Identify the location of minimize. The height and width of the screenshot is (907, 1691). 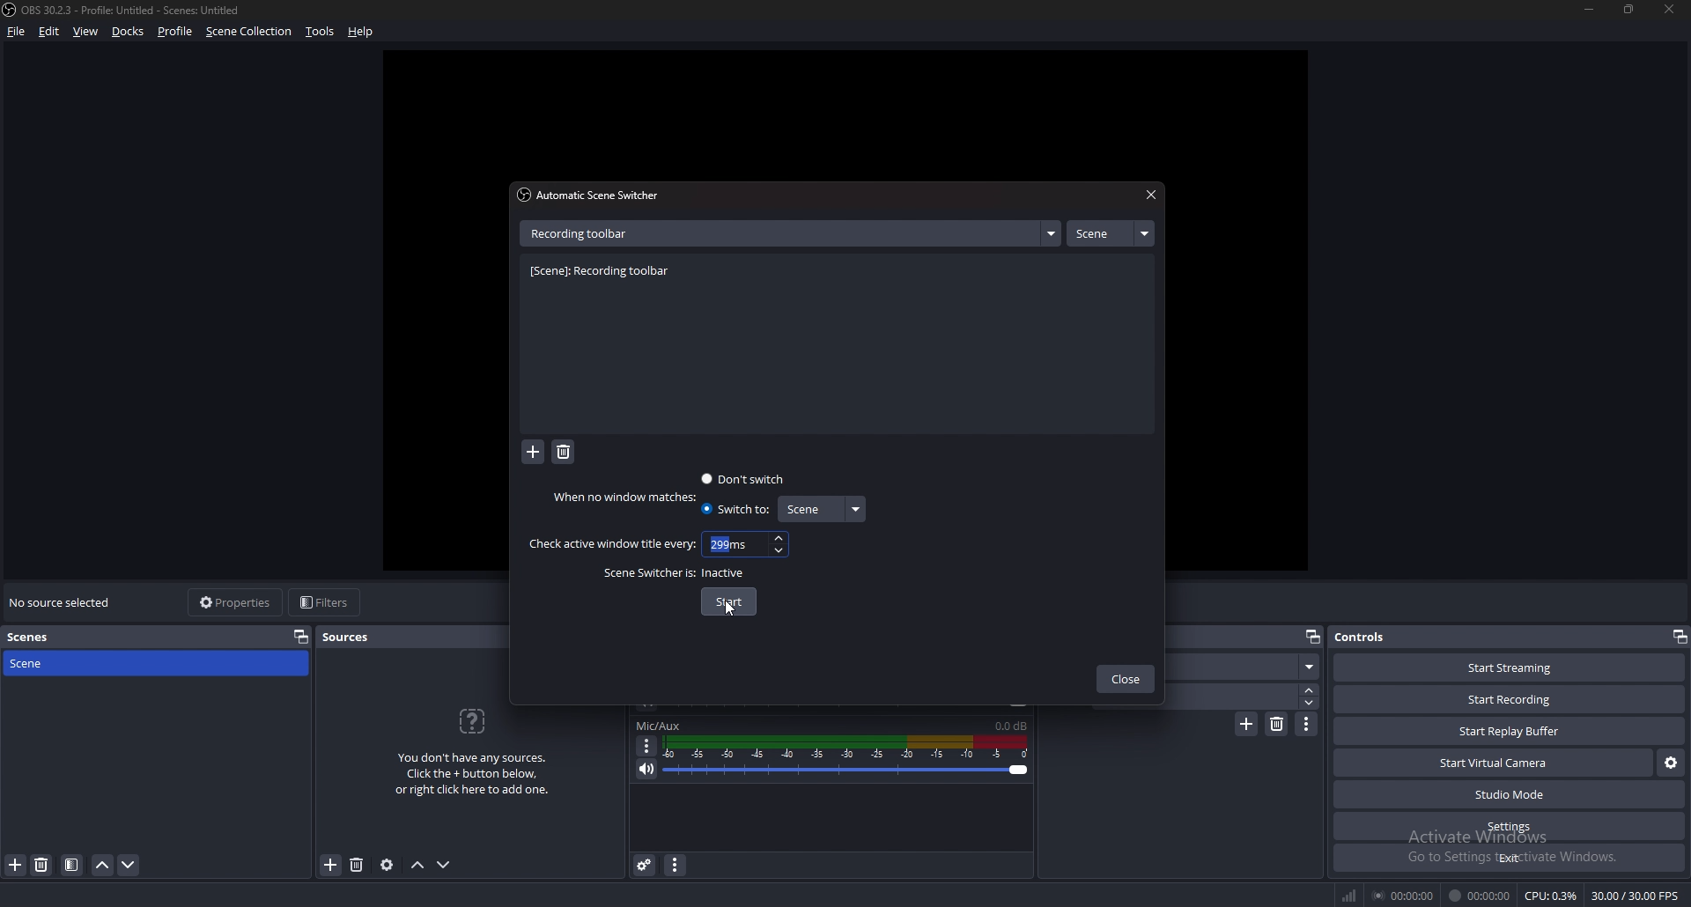
(1589, 9).